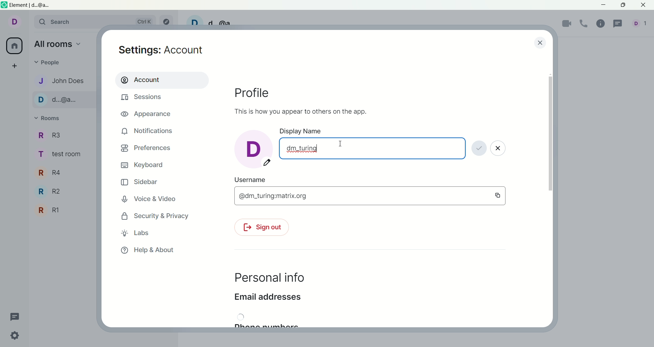 This screenshot has width=654, height=347. I want to click on John DOES, so click(59, 80).